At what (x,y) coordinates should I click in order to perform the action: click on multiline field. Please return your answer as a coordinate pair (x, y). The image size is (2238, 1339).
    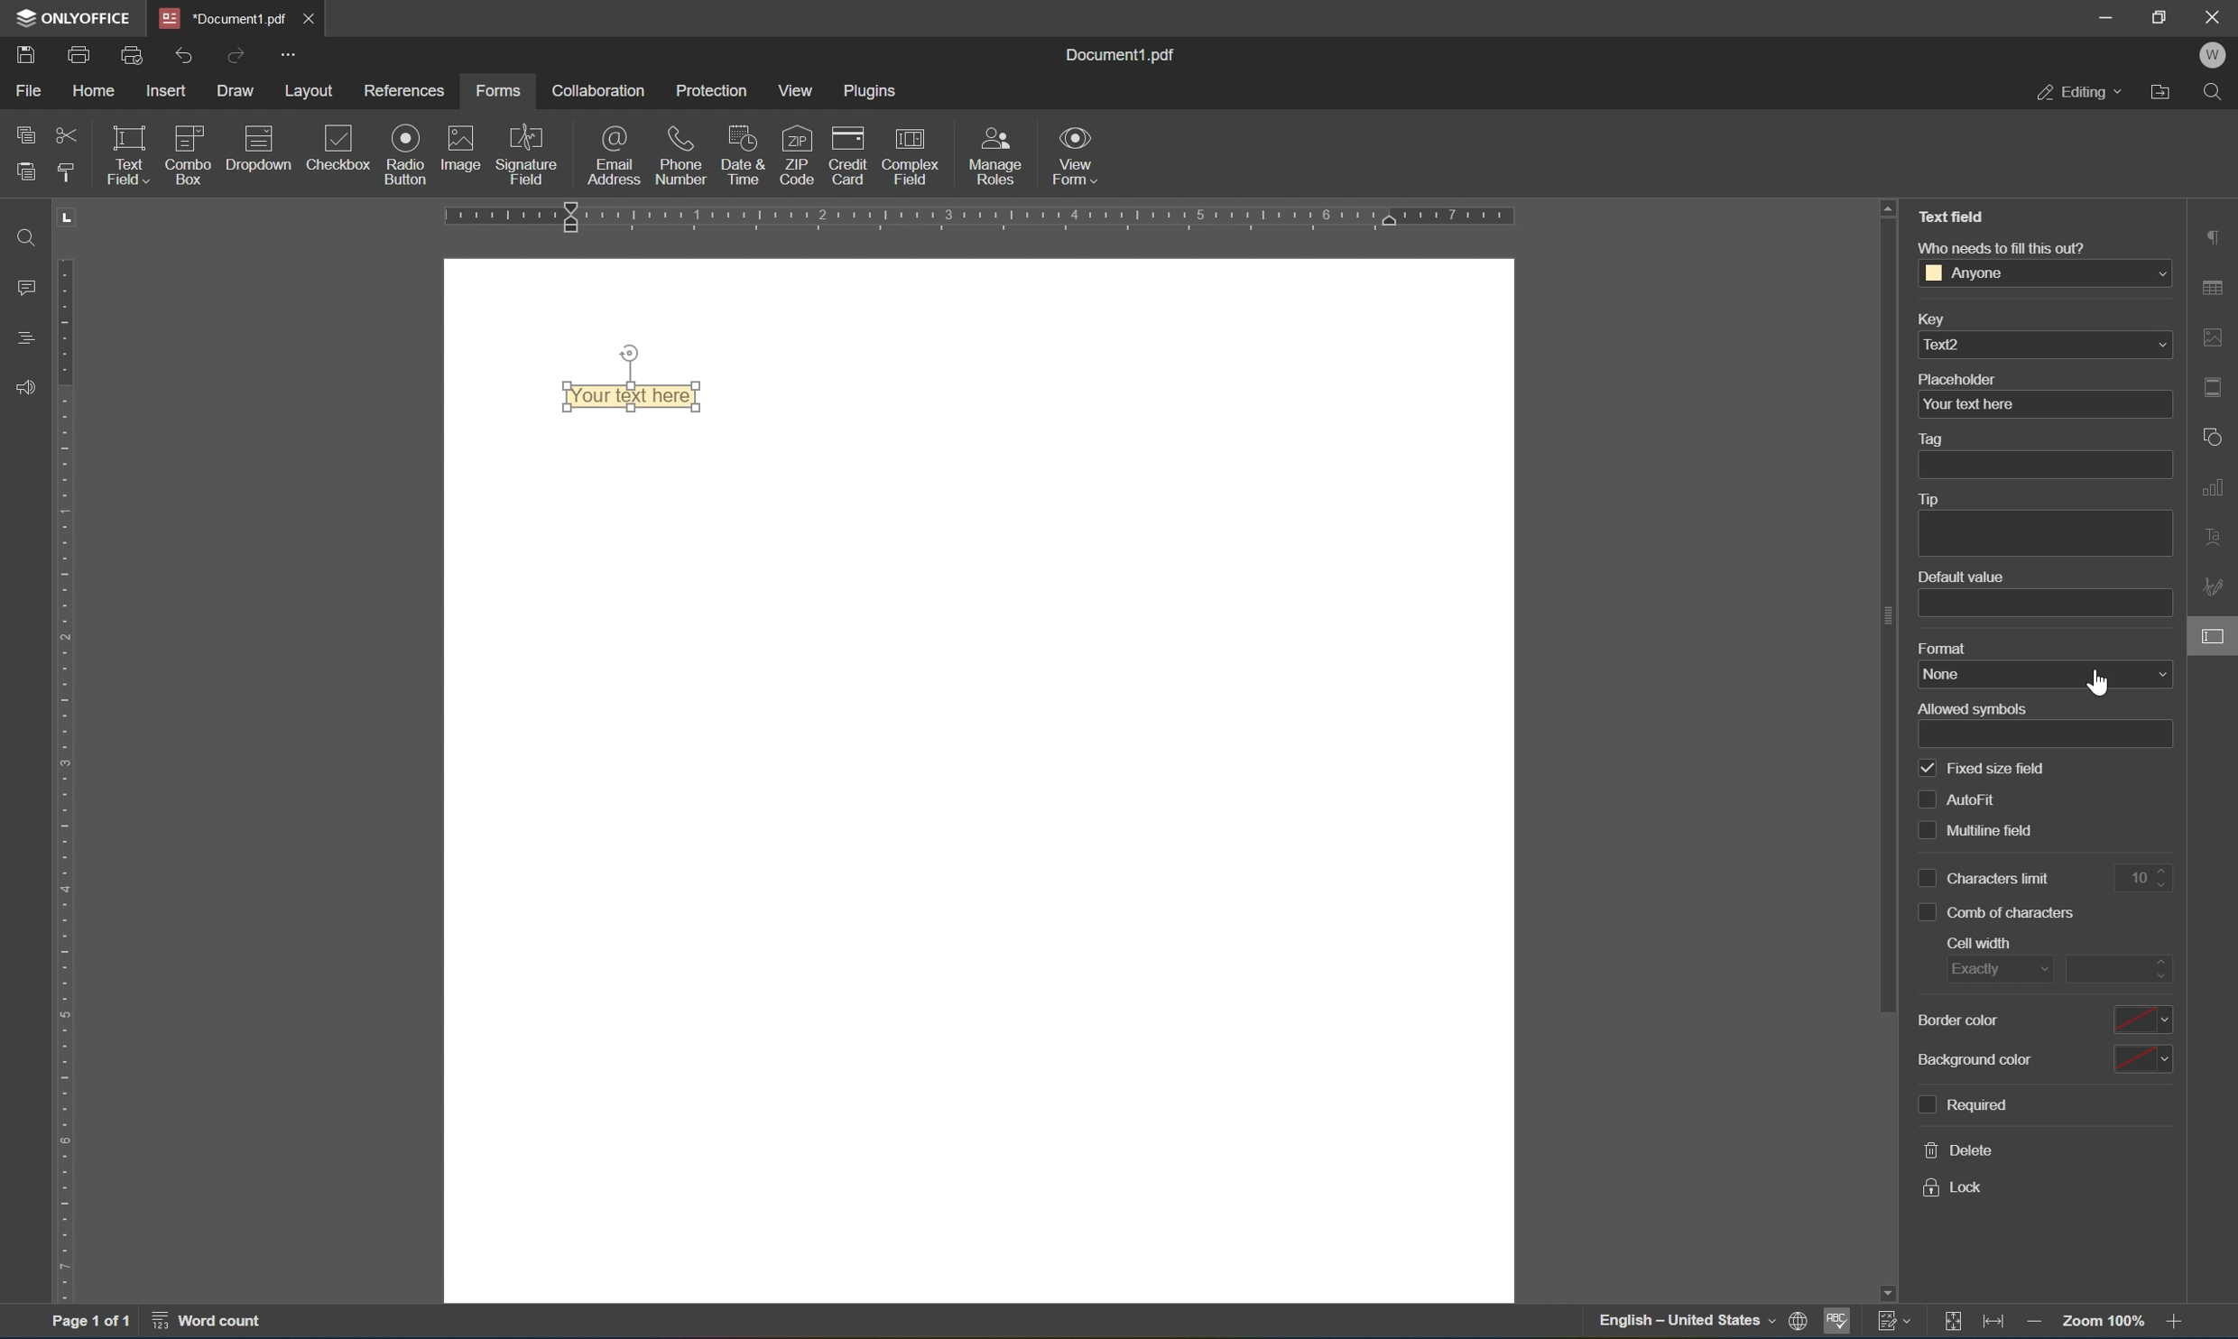
    Looking at the image, I should click on (1976, 829).